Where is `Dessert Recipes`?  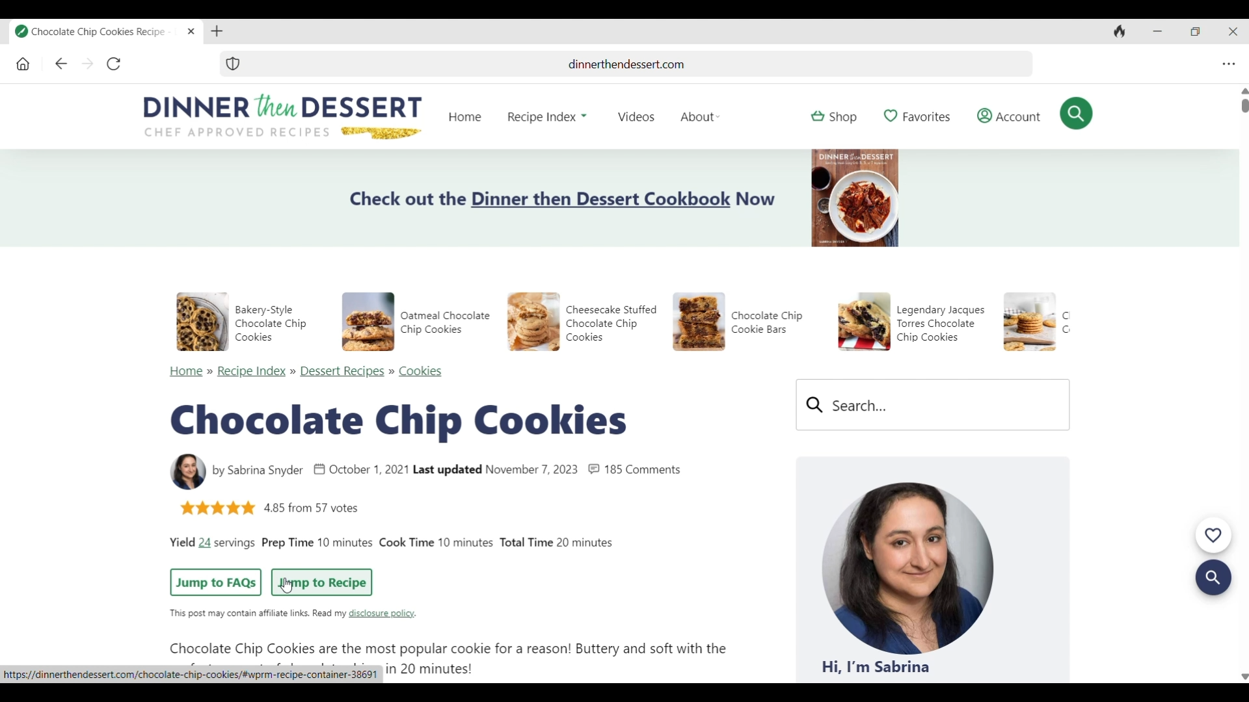 Dessert Recipes is located at coordinates (343, 372).